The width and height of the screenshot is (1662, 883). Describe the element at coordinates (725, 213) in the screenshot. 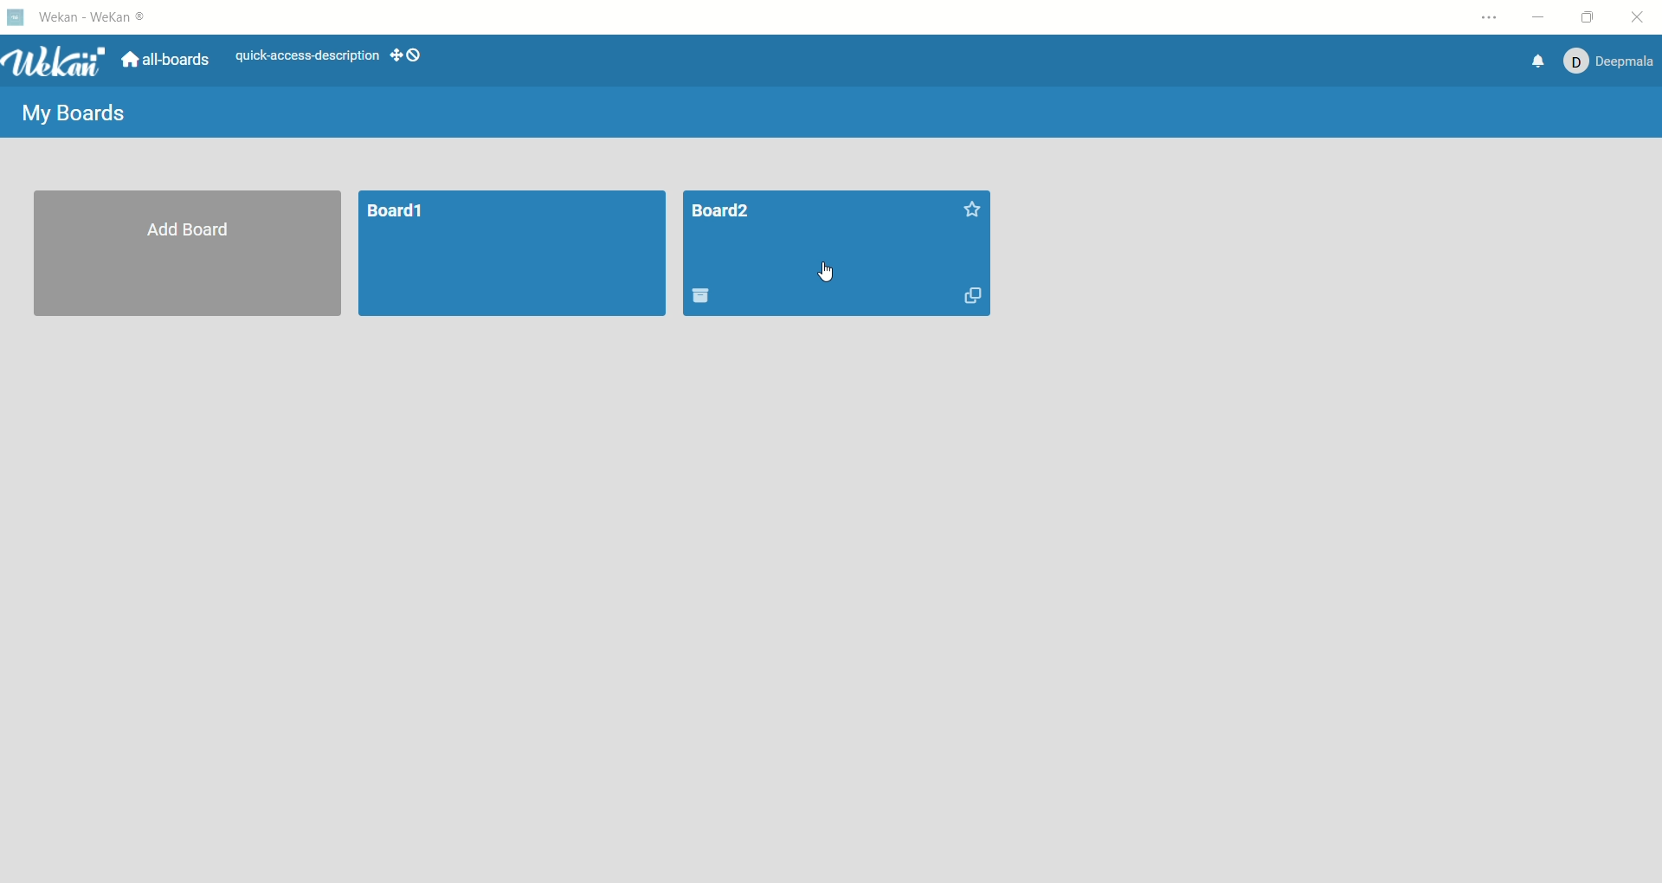

I see `title` at that location.